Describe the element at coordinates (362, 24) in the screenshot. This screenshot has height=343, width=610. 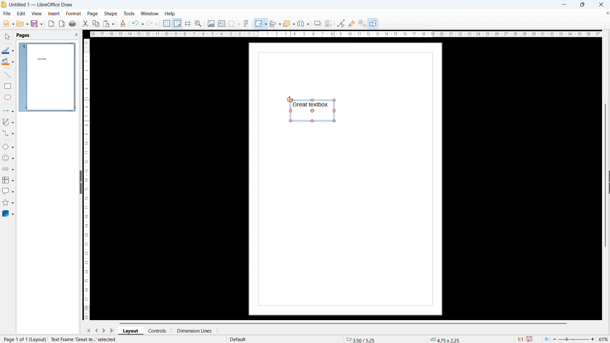
I see `toggle extrusion` at that location.